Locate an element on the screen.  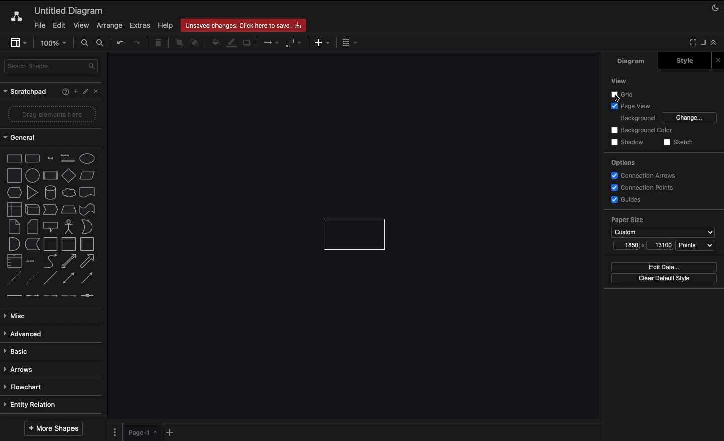
Help is located at coordinates (62, 93).